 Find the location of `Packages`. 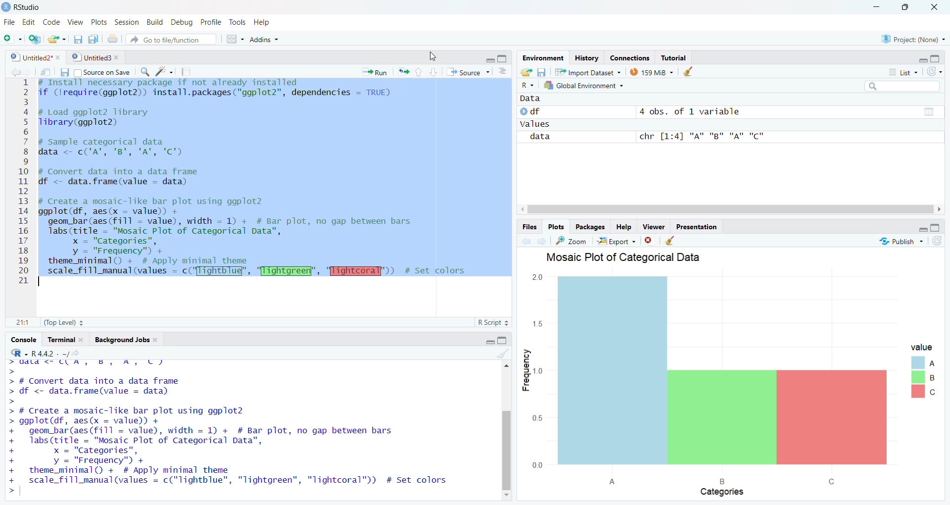

Packages is located at coordinates (590, 227).